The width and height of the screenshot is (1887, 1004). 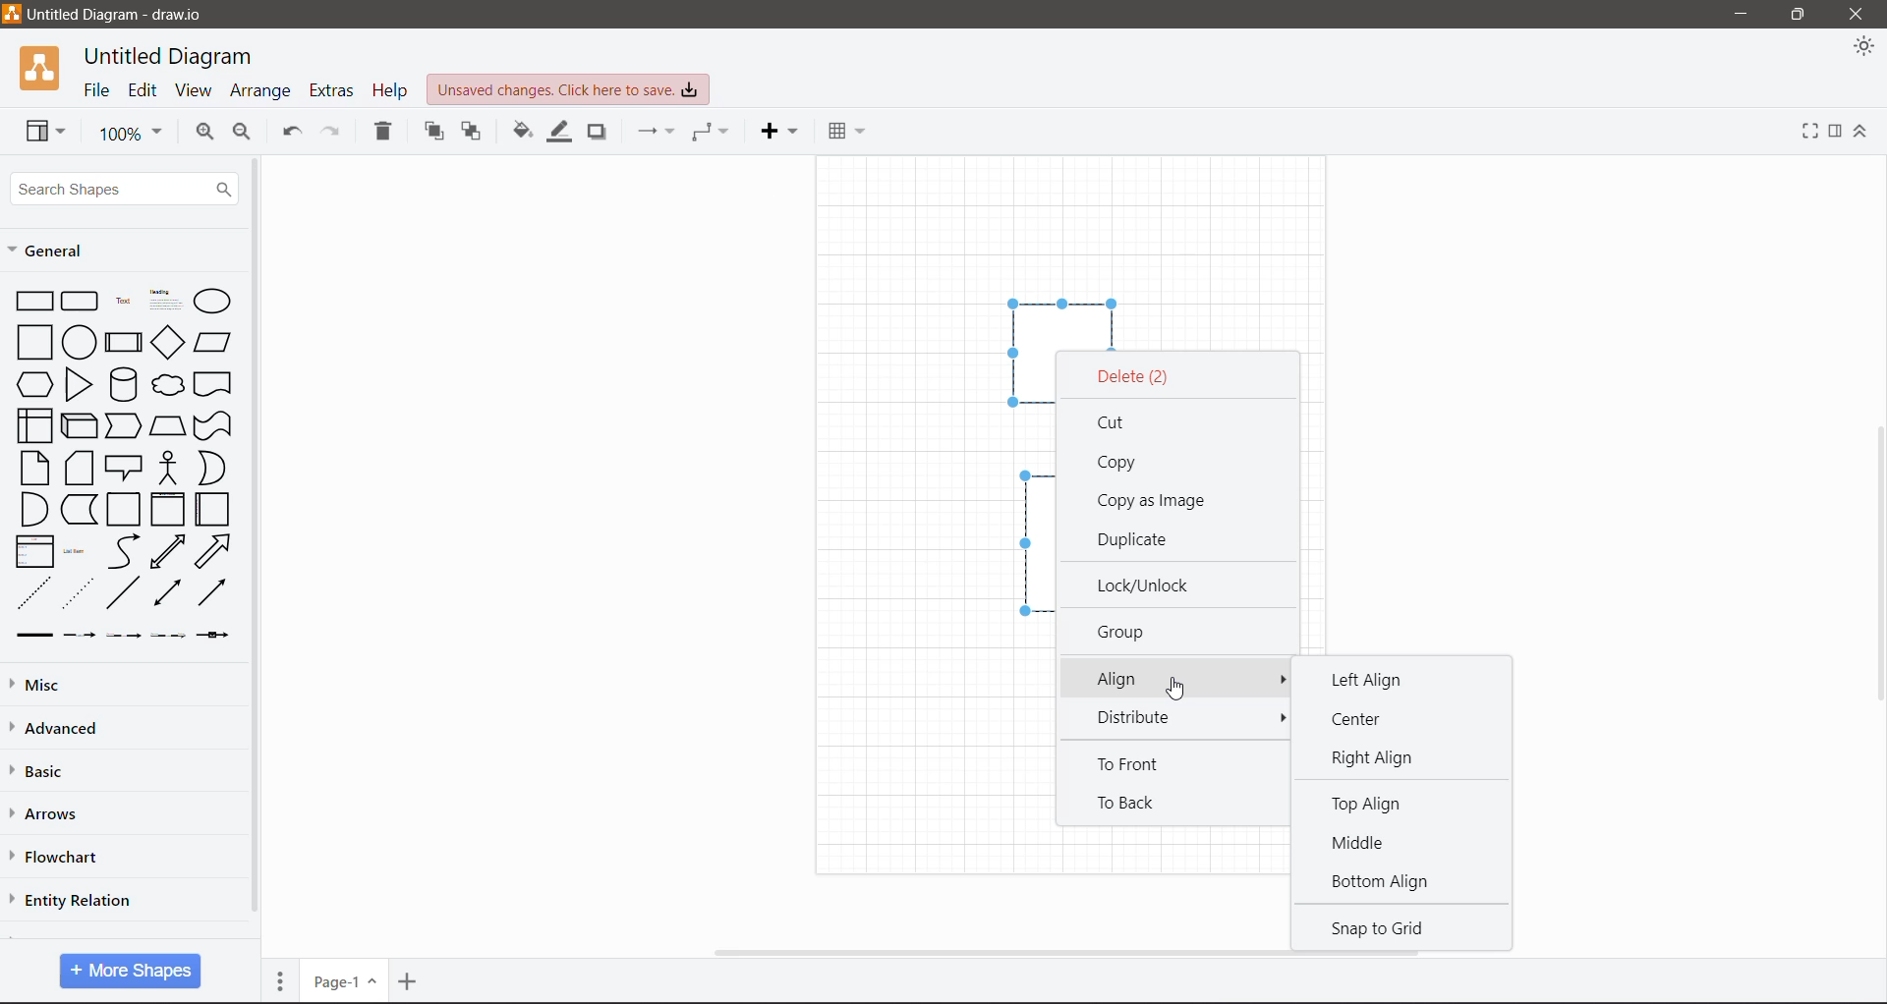 I want to click on Advanced, so click(x=67, y=729).